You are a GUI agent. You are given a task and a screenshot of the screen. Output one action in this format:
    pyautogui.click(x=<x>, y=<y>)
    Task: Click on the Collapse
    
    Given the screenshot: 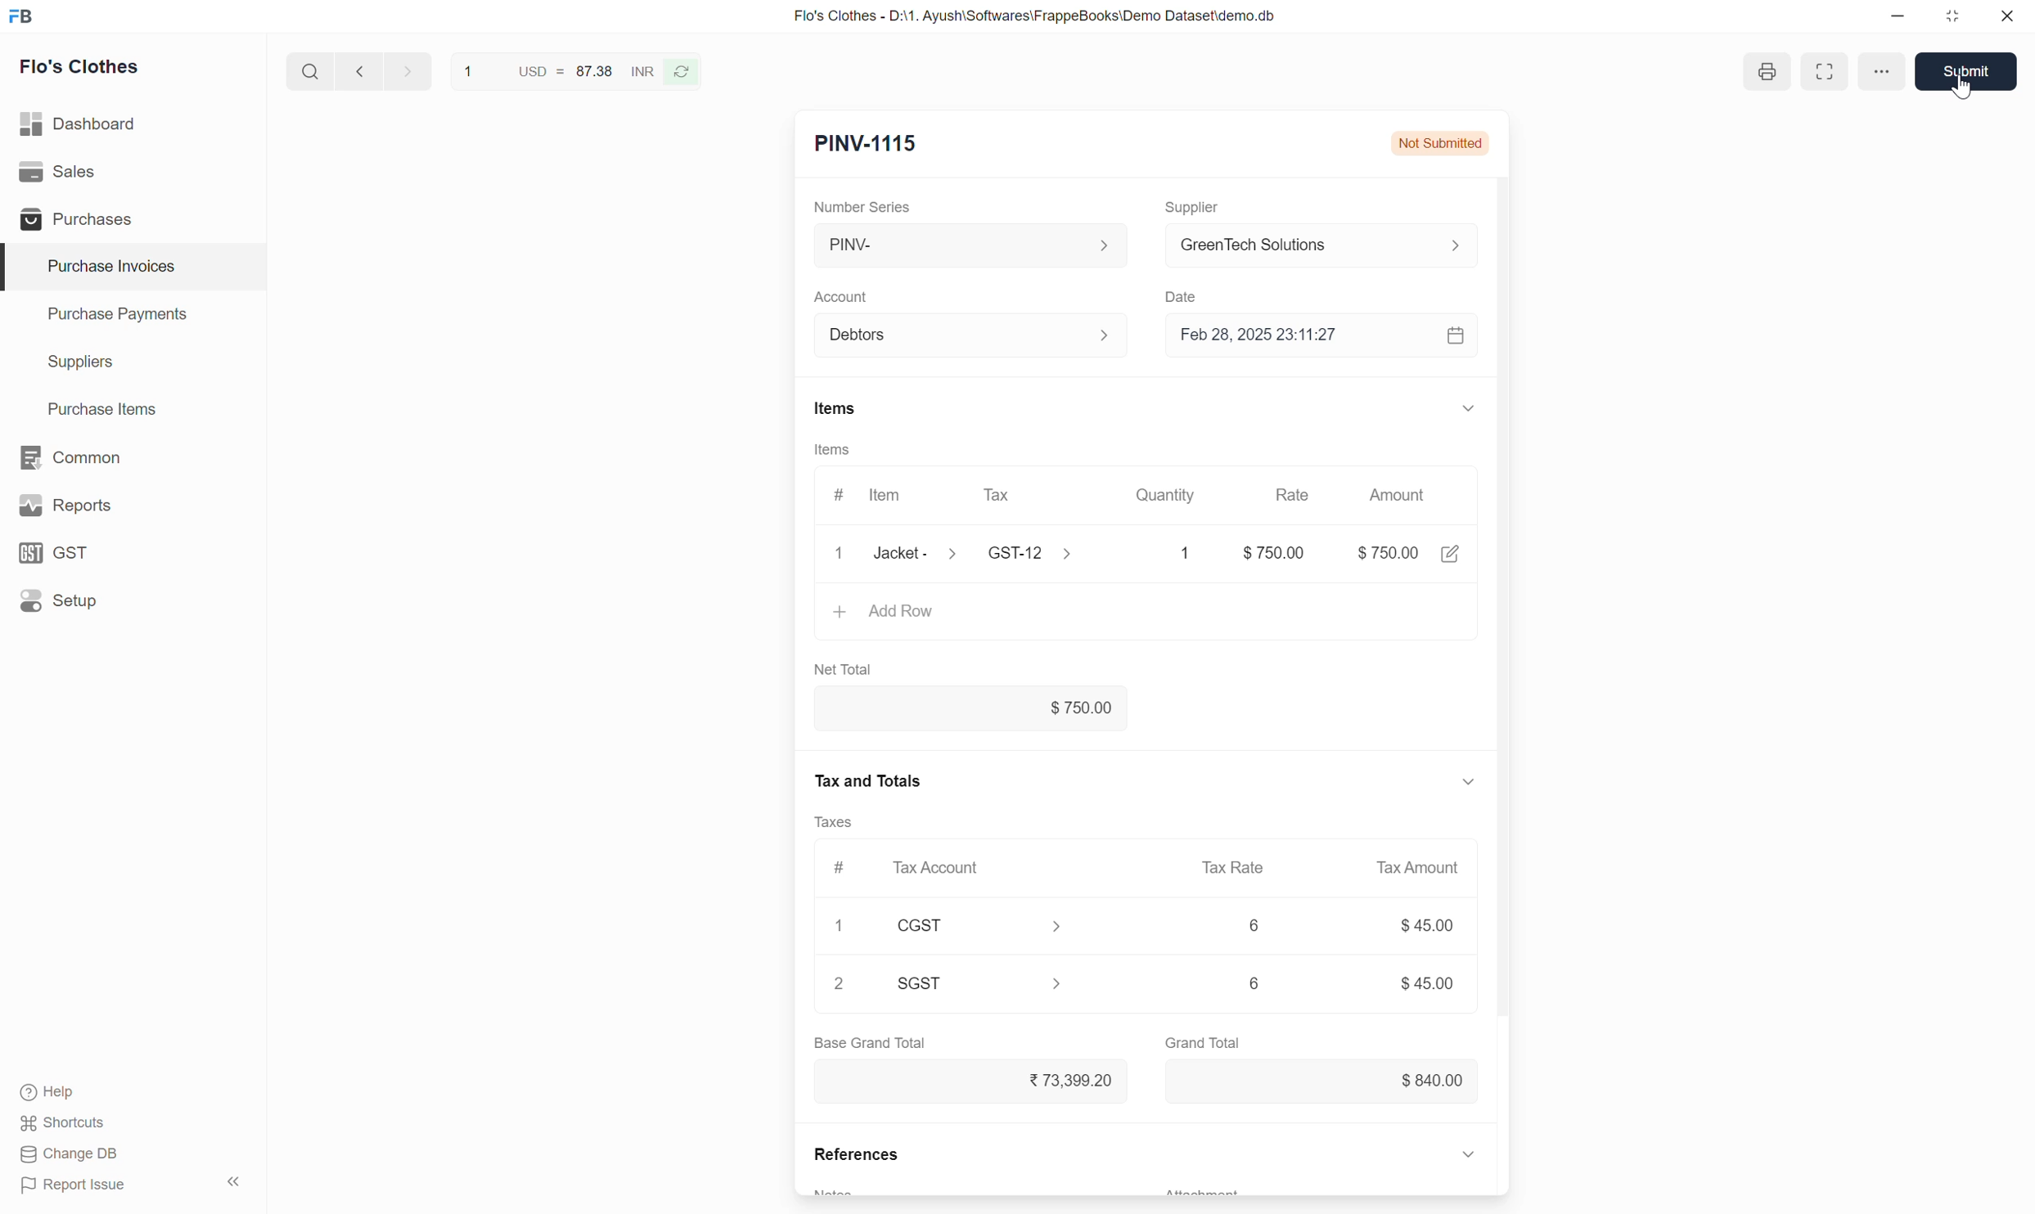 What is the action you would take?
    pyautogui.click(x=1468, y=1153)
    